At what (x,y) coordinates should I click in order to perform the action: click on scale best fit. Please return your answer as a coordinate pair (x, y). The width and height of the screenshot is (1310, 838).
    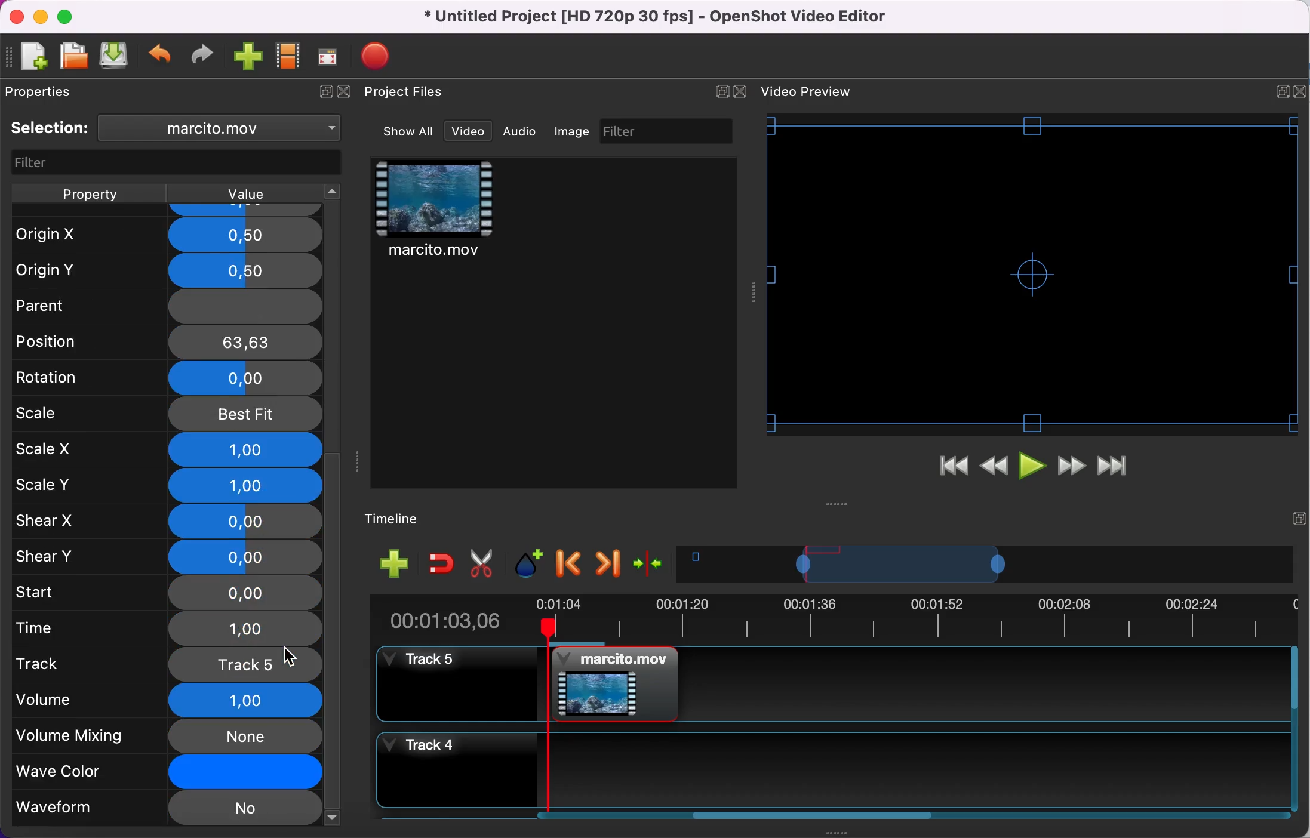
    Looking at the image, I should click on (168, 415).